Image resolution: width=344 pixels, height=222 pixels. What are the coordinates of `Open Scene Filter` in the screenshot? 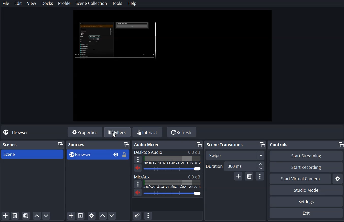 It's located at (26, 216).